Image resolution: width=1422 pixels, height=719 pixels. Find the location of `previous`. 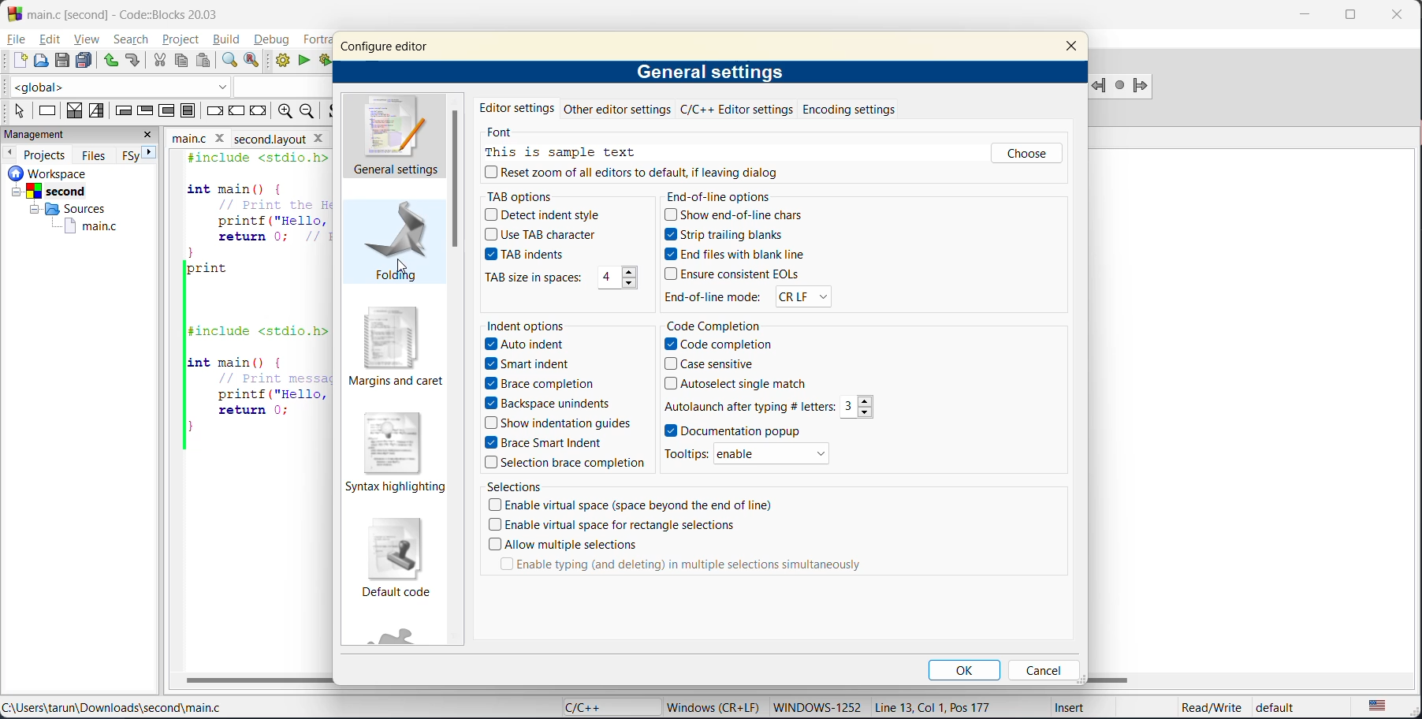

previous is located at coordinates (9, 152).